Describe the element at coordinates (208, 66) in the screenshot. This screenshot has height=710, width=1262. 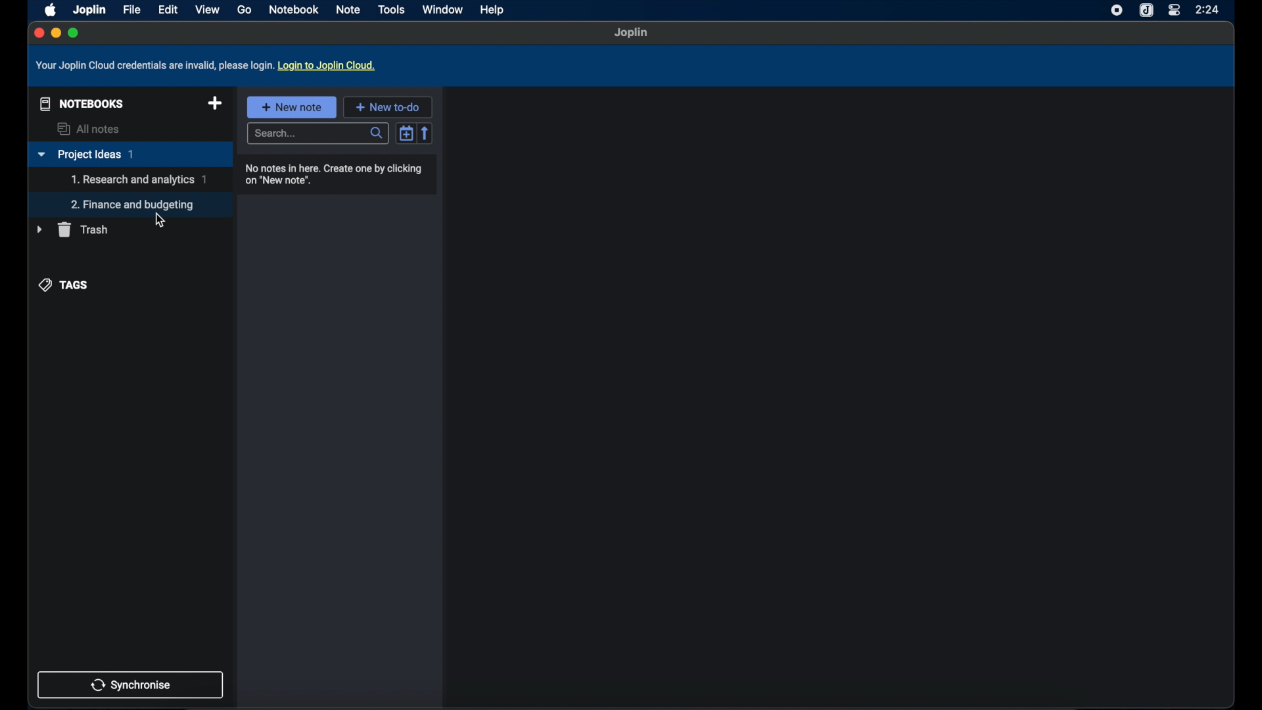
I see `your joplin cloud credentials are invalid, please log in.  log in to joplin cloud` at that location.